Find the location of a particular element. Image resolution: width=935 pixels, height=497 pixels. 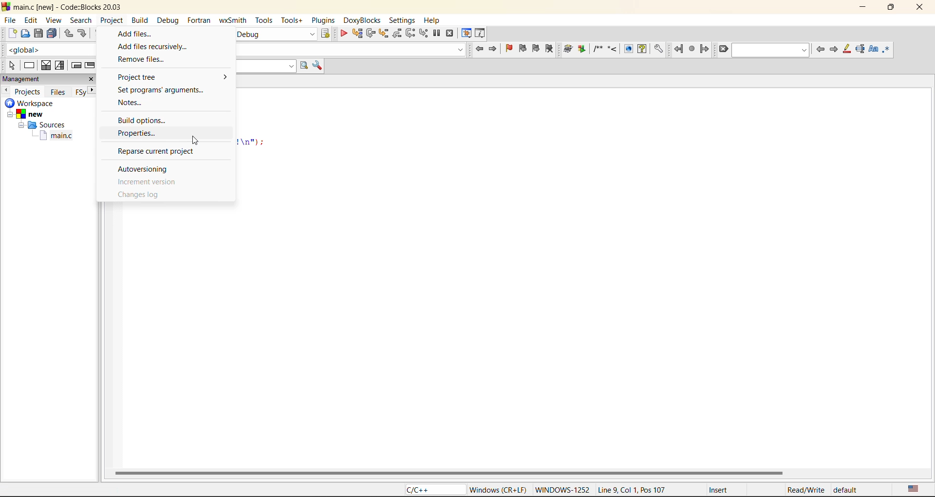

Line 9, Col 1, Pos 107 is located at coordinates (646, 489).